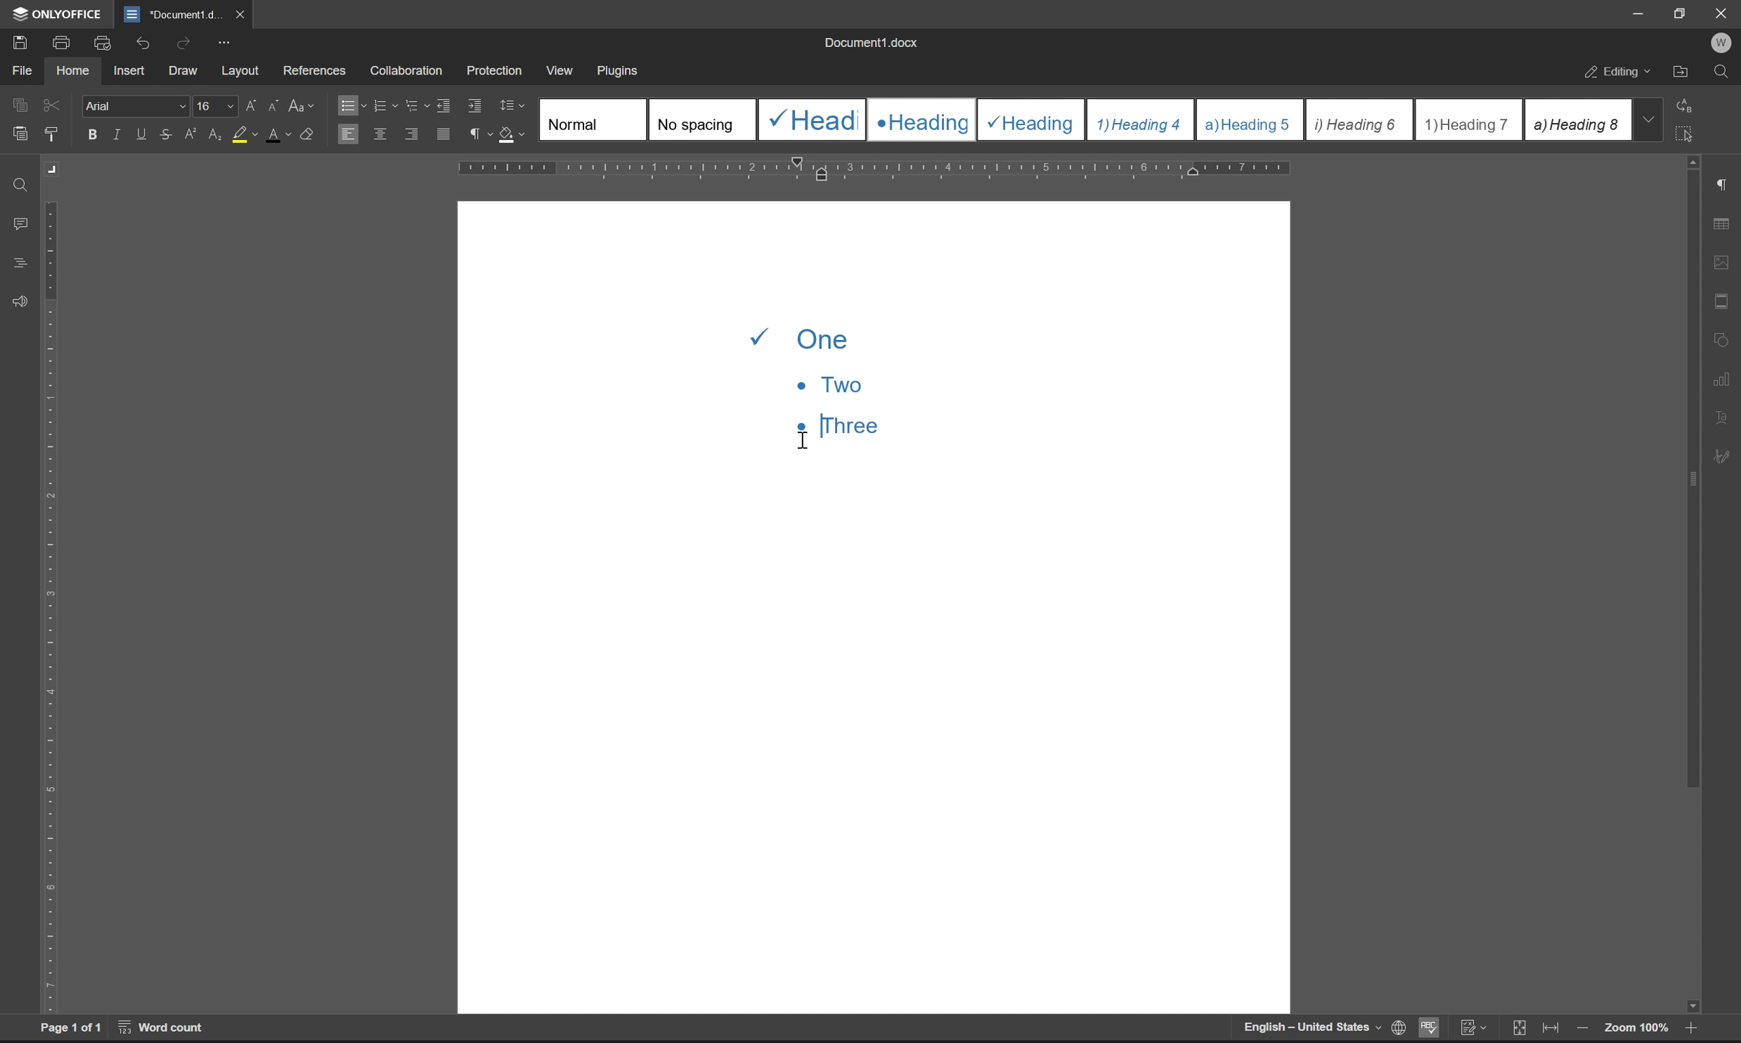 This screenshot has width=1741, height=1043. What do you see at coordinates (51, 607) in the screenshot?
I see `ruler` at bounding box center [51, 607].